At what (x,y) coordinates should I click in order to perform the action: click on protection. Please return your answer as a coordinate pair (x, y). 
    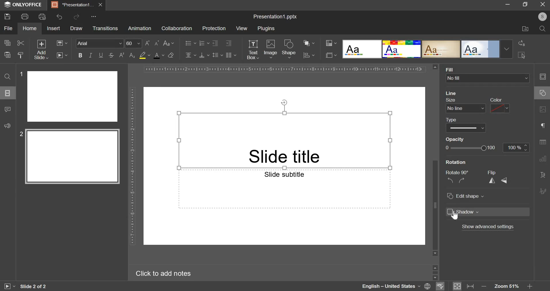
    Looking at the image, I should click on (214, 28).